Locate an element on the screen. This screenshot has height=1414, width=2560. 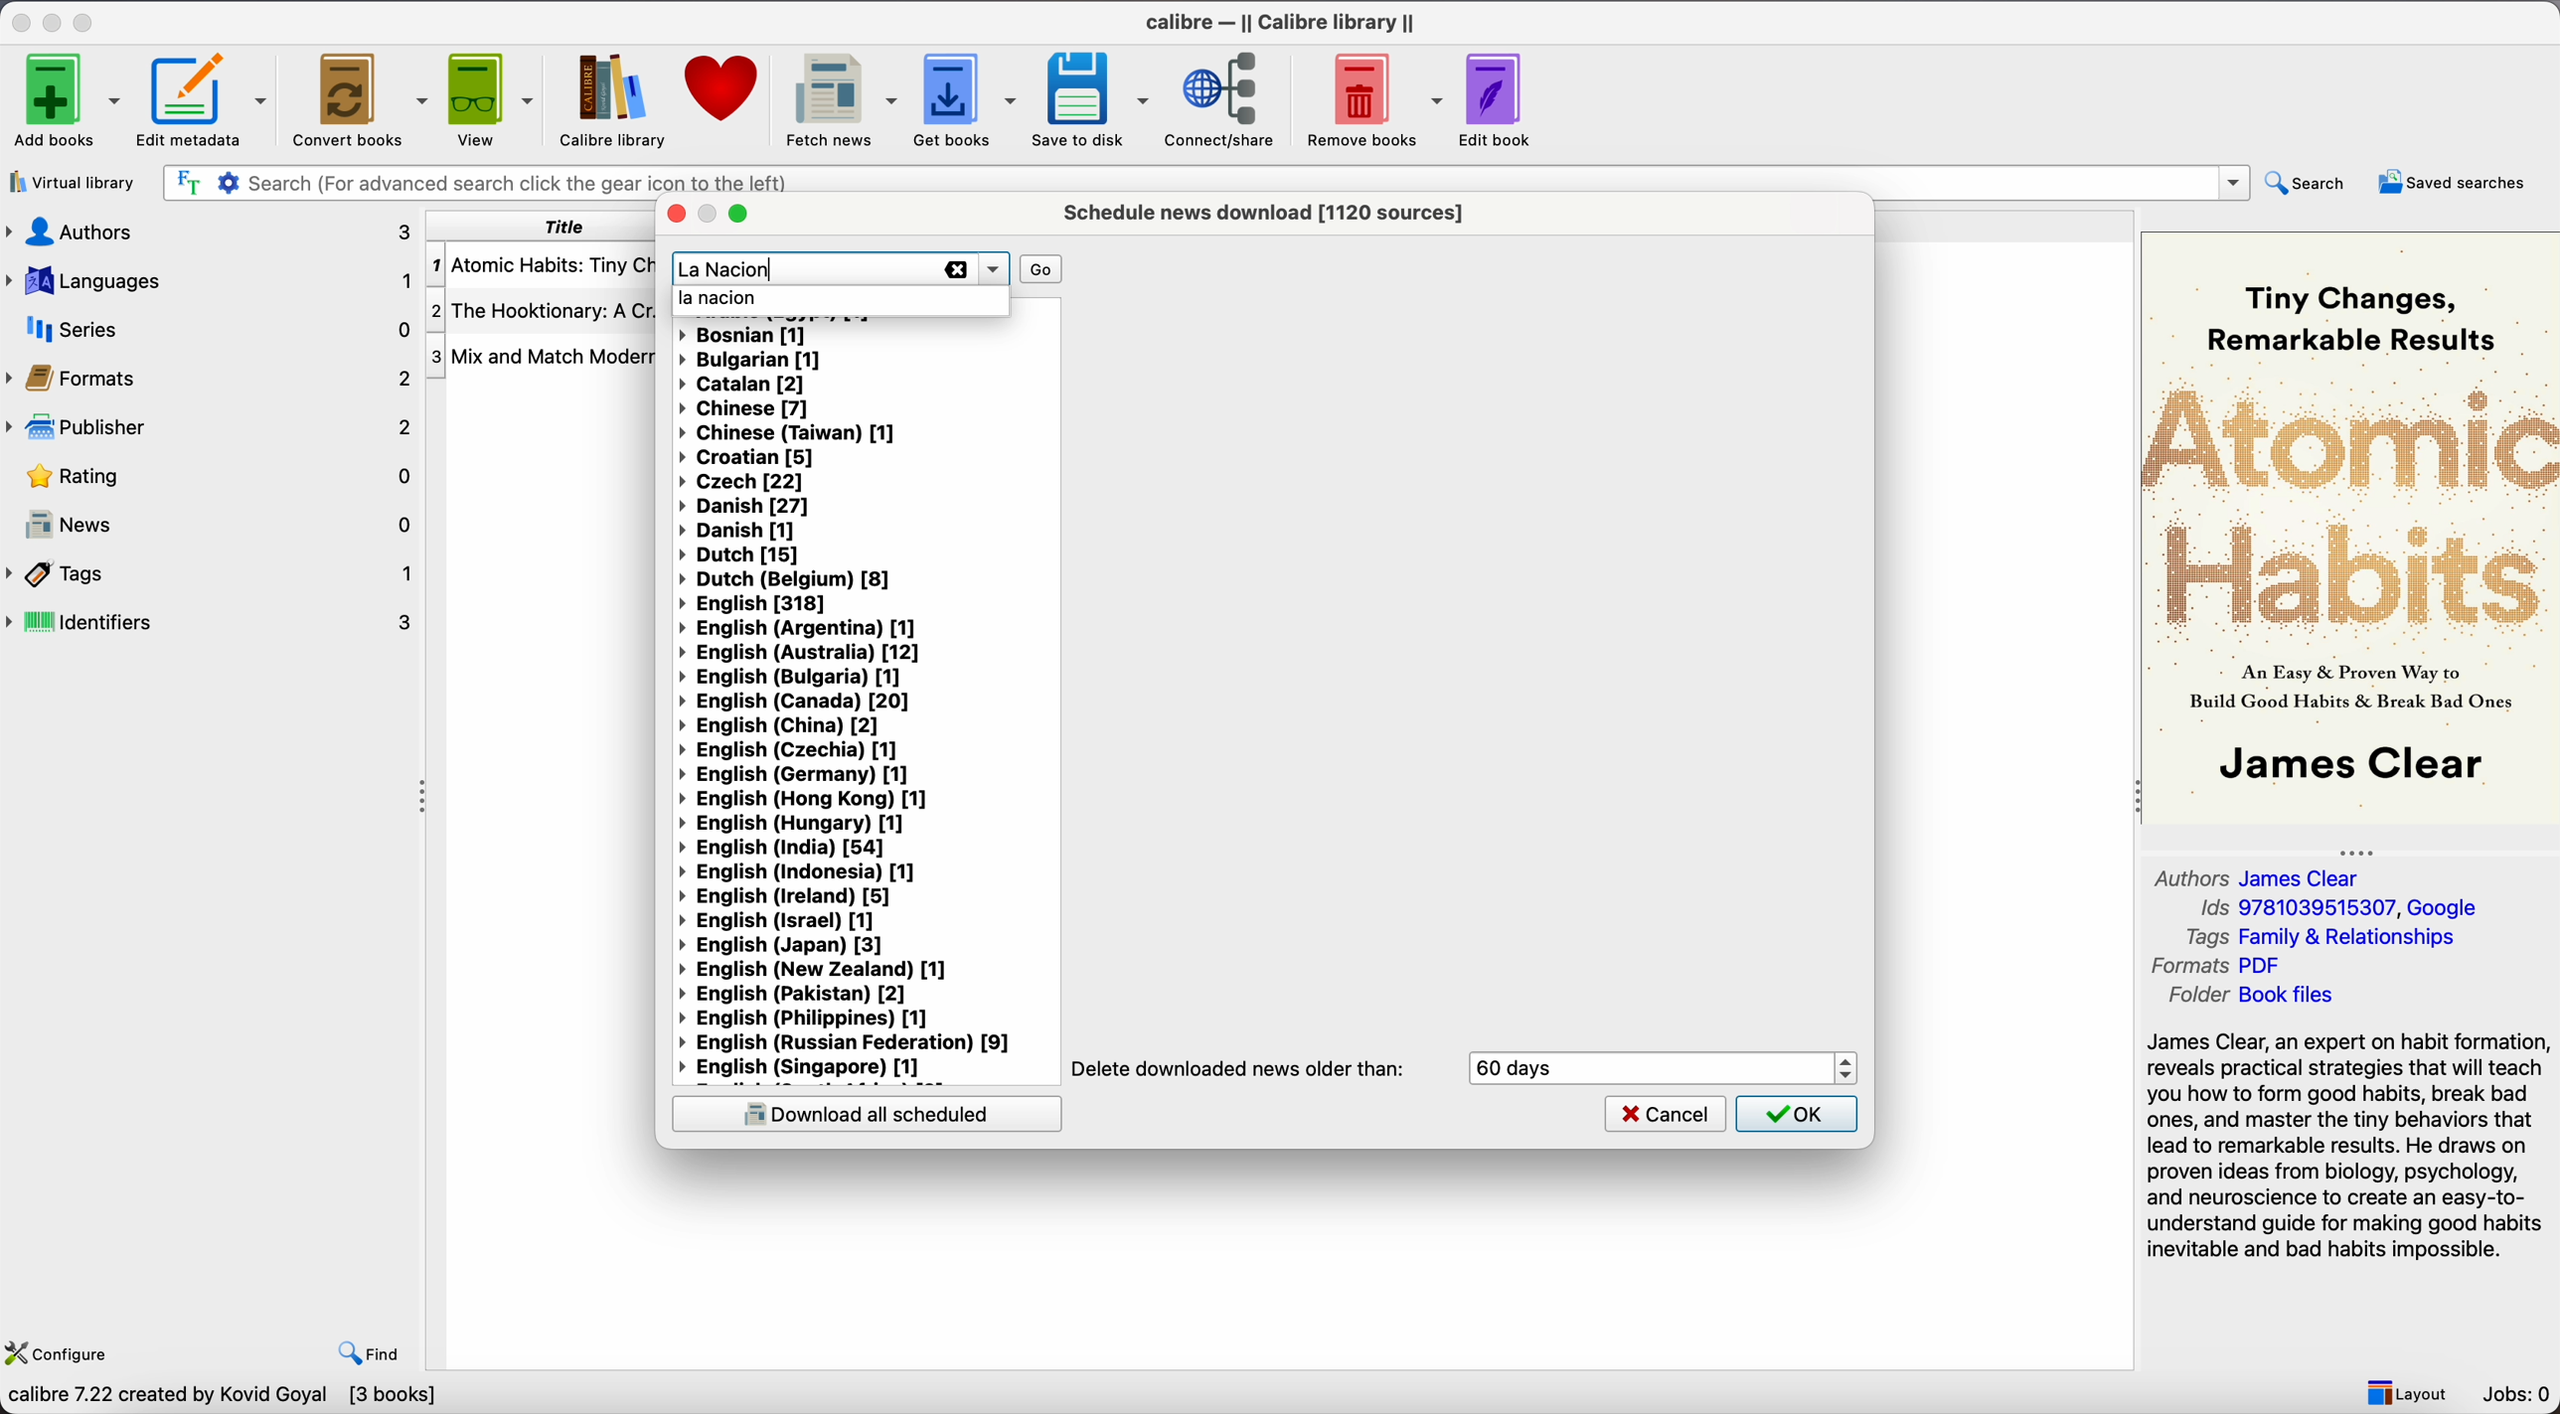
download scheduled is located at coordinates (866, 1113).